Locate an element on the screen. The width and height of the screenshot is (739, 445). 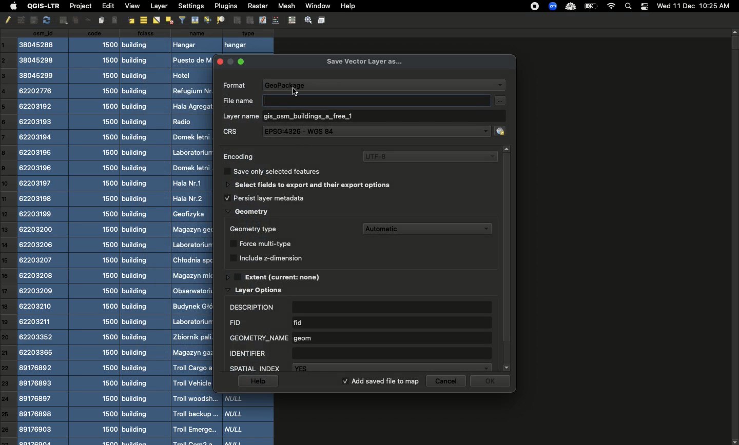
Insert Image is located at coordinates (102, 20).